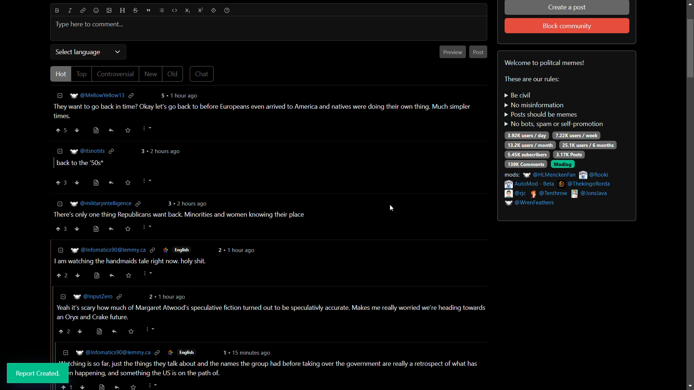 Image resolution: width=694 pixels, height=390 pixels. What do you see at coordinates (161, 10) in the screenshot?
I see `list` at bounding box center [161, 10].